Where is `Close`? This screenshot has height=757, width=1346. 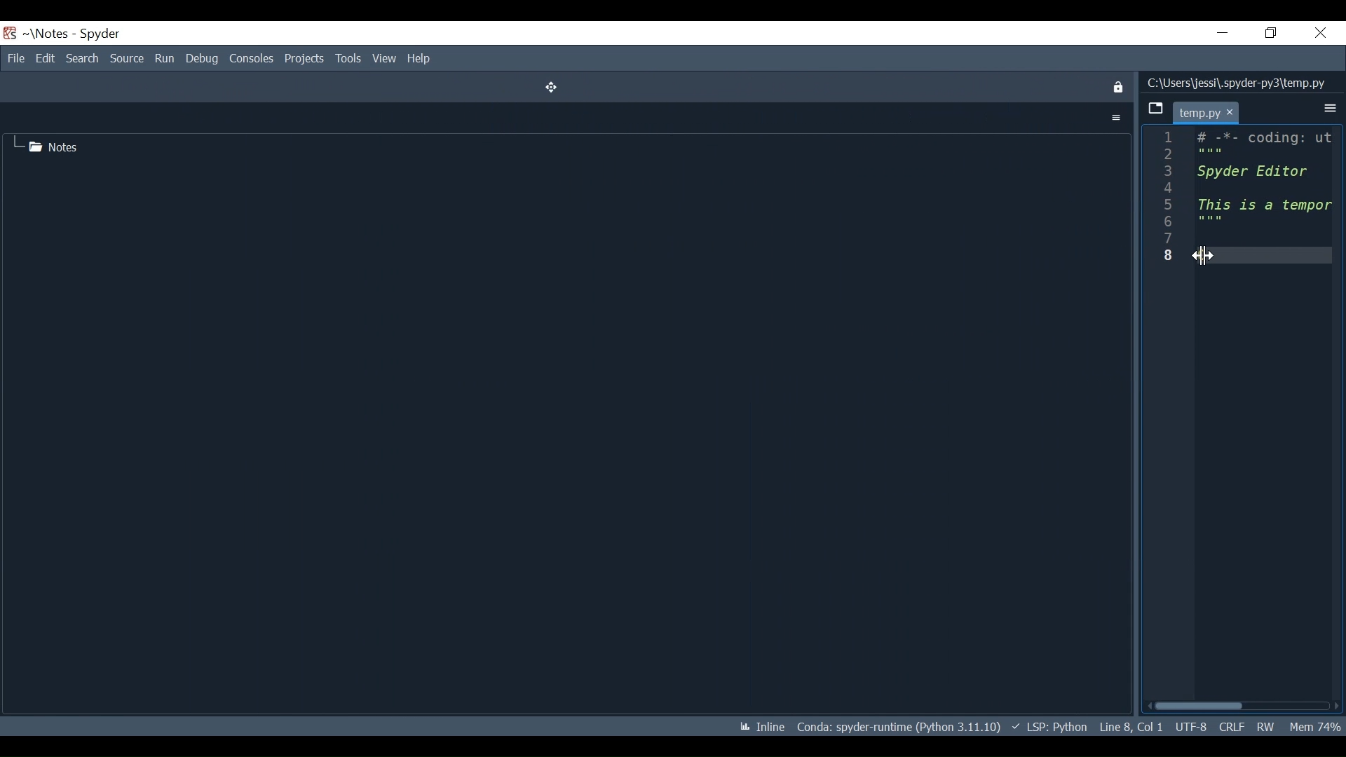 Close is located at coordinates (1318, 33).